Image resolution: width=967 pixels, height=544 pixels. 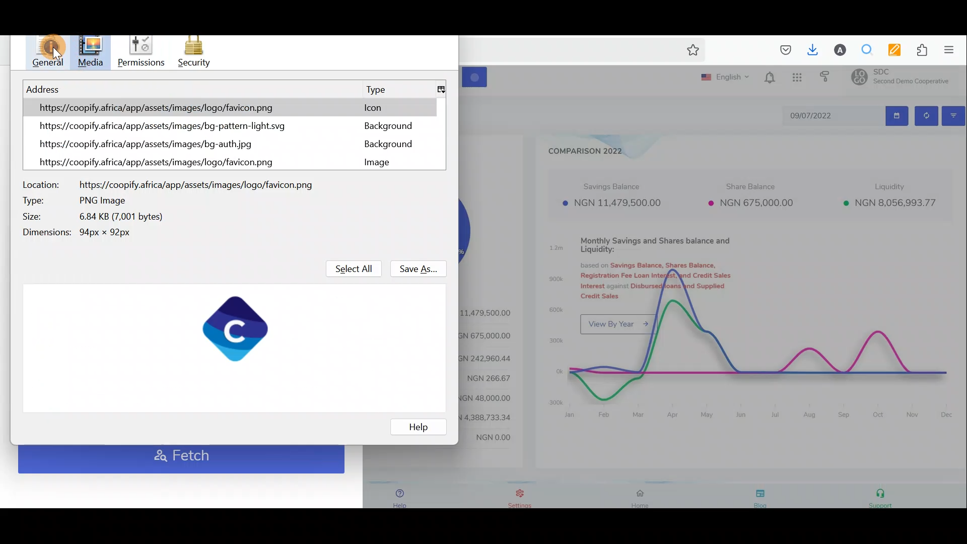 What do you see at coordinates (158, 128) in the screenshot?
I see `Address` at bounding box center [158, 128].